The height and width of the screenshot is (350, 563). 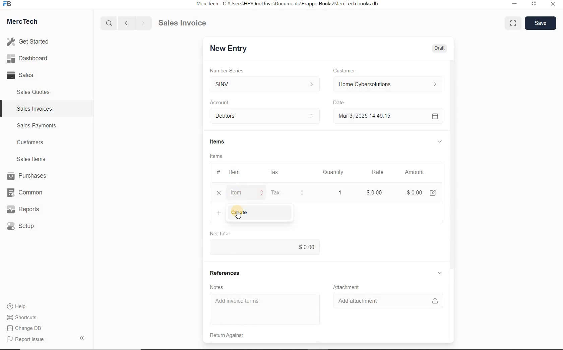 I want to click on Get Started, so click(x=30, y=42).